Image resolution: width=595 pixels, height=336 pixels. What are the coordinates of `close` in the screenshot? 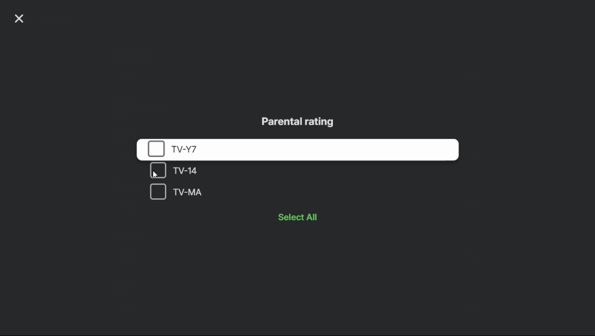 It's located at (19, 20).